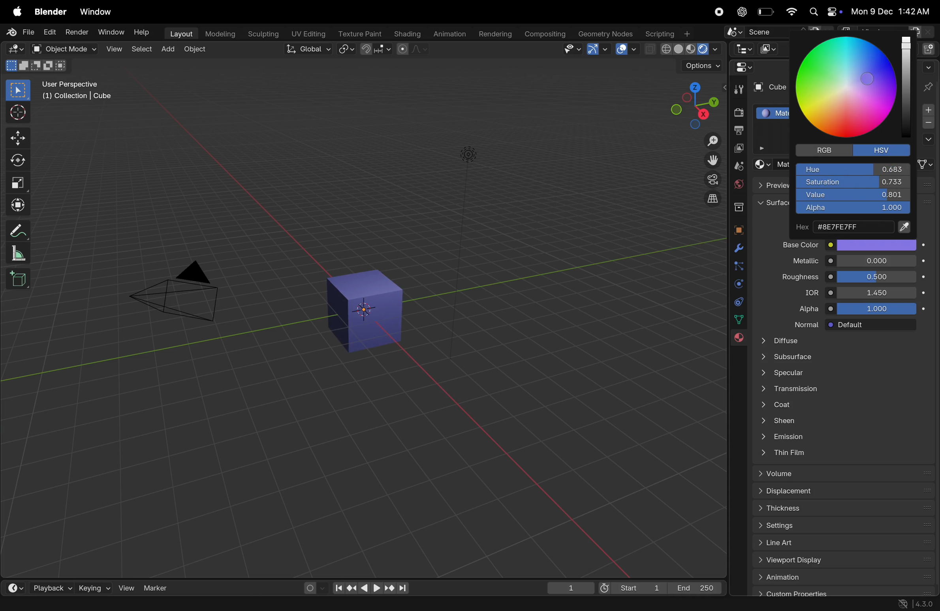 This screenshot has height=611, width=940. Describe the element at coordinates (840, 474) in the screenshot. I see `volume` at that location.